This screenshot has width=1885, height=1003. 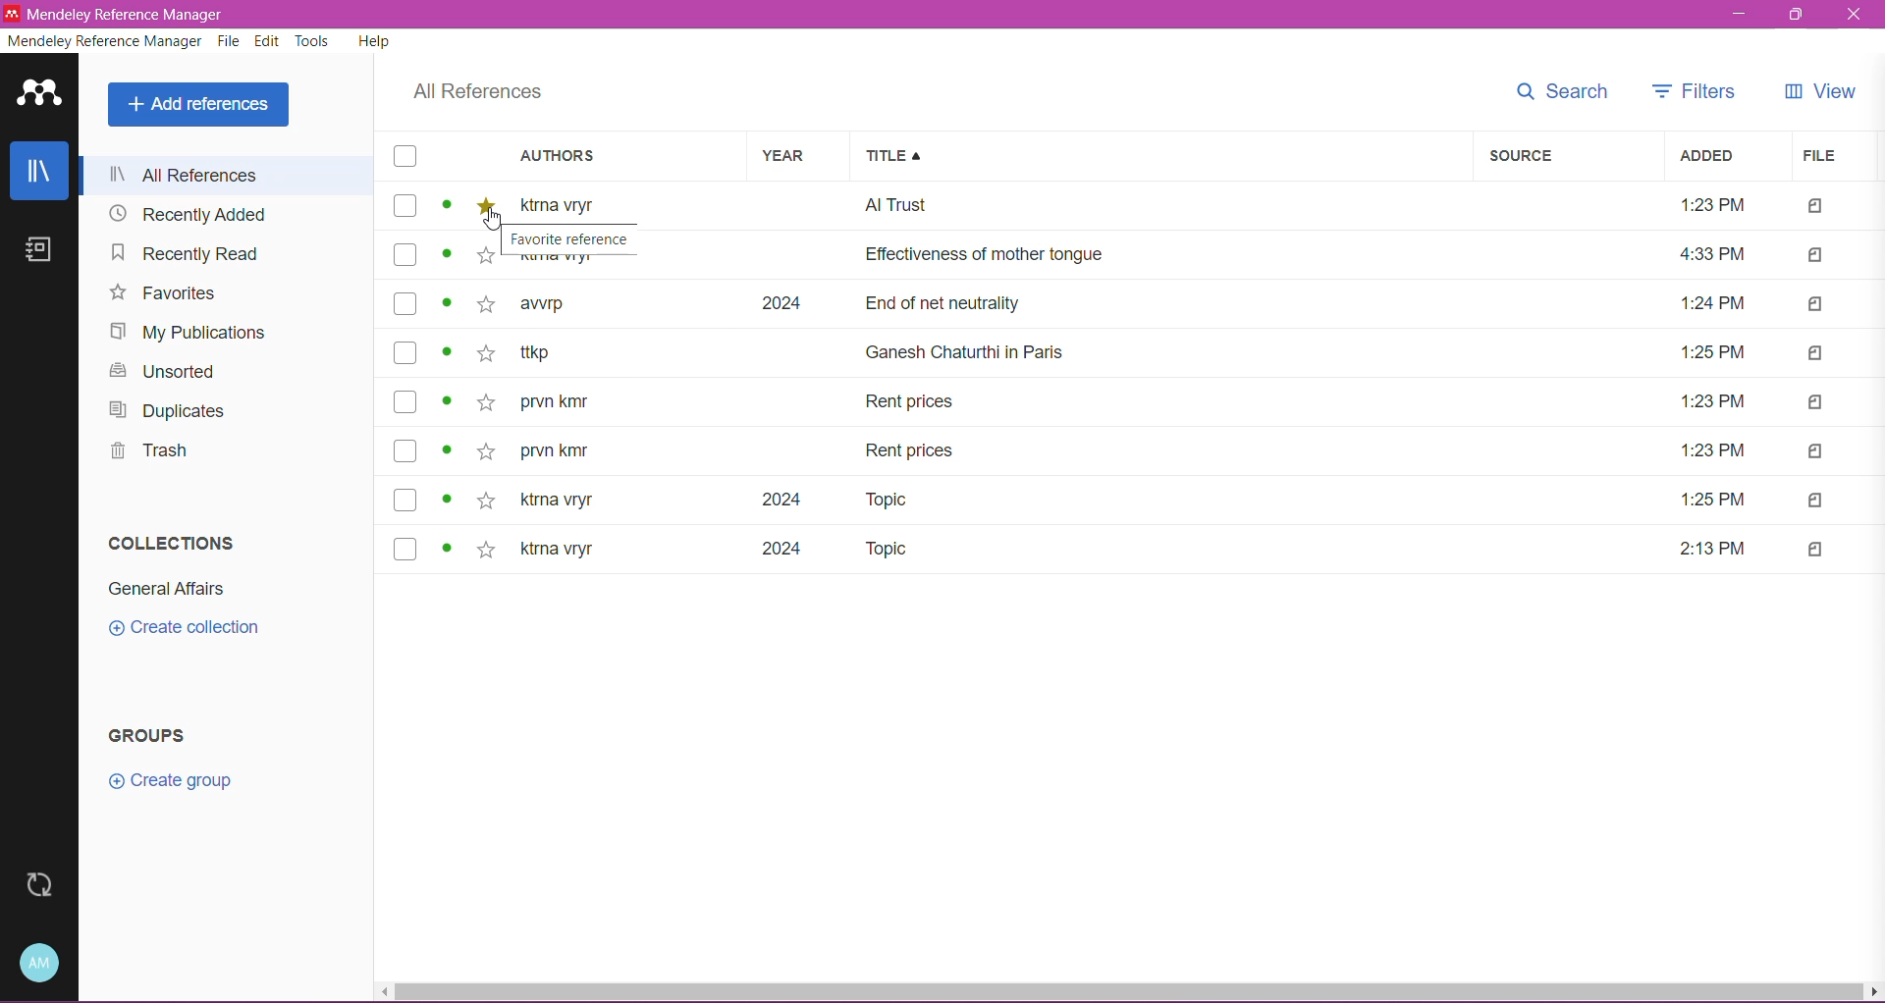 I want to click on Title, so click(x=1162, y=157).